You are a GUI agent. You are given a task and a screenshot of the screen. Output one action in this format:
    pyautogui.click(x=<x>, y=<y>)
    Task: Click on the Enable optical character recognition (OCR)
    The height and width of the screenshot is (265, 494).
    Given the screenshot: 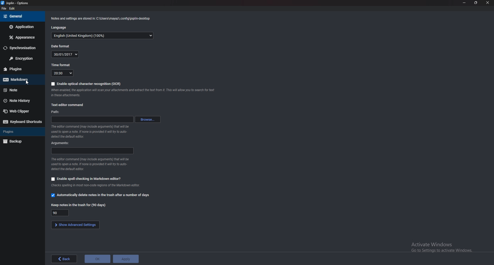 What is the action you would take?
    pyautogui.click(x=85, y=83)
    